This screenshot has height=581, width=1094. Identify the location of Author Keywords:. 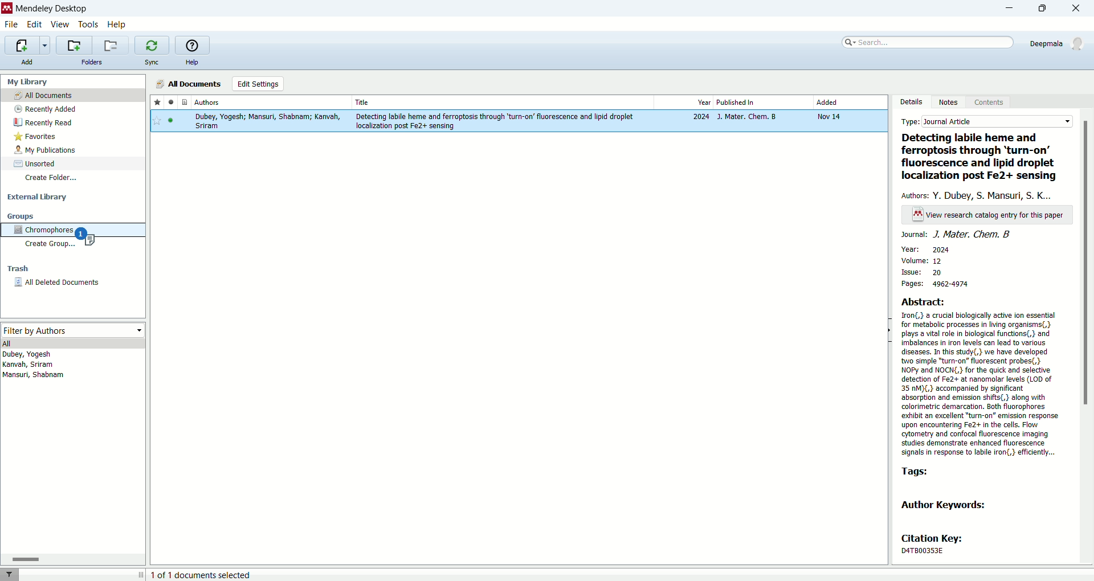
(948, 505).